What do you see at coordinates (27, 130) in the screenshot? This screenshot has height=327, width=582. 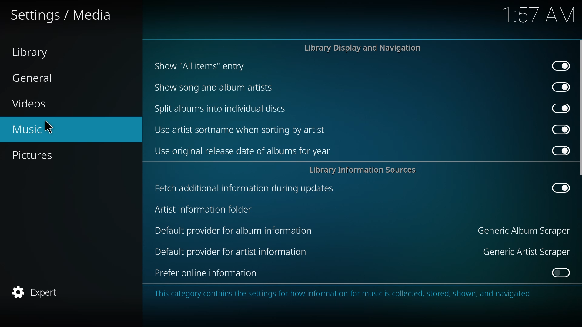 I see `music` at bounding box center [27, 130].